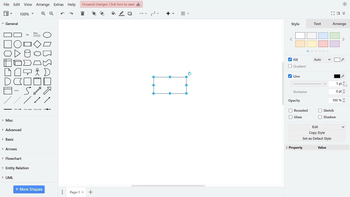 The image size is (350, 197). Describe the element at coordinates (47, 54) in the screenshot. I see `general shapes` at that location.